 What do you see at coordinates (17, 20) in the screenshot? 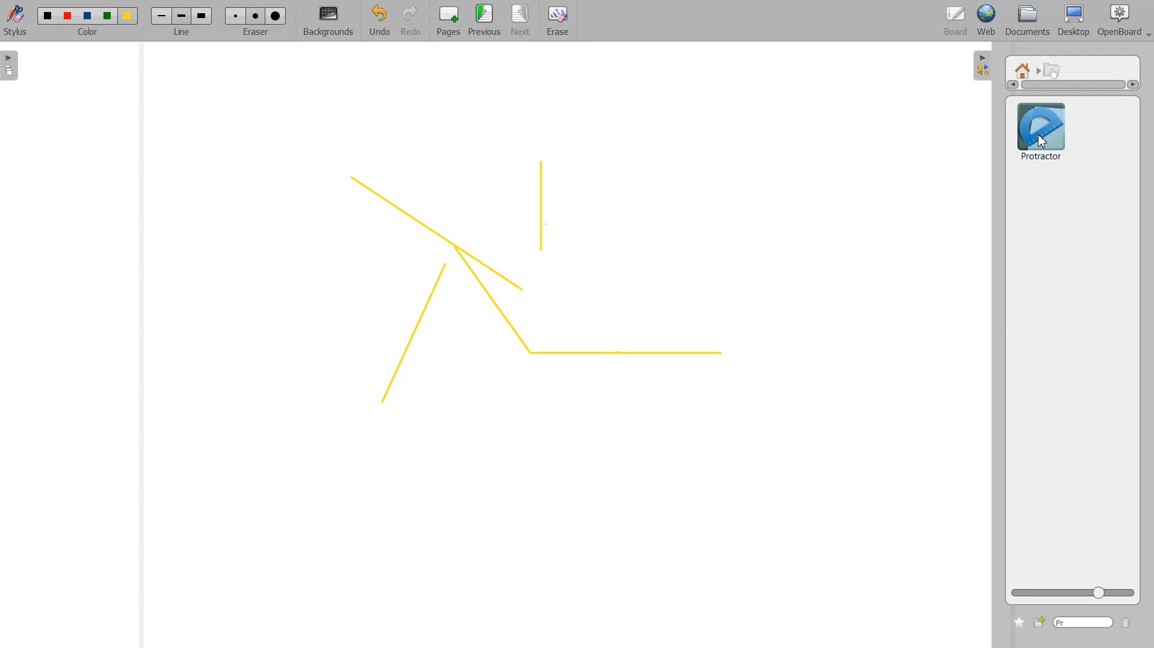
I see `Stylus` at bounding box center [17, 20].